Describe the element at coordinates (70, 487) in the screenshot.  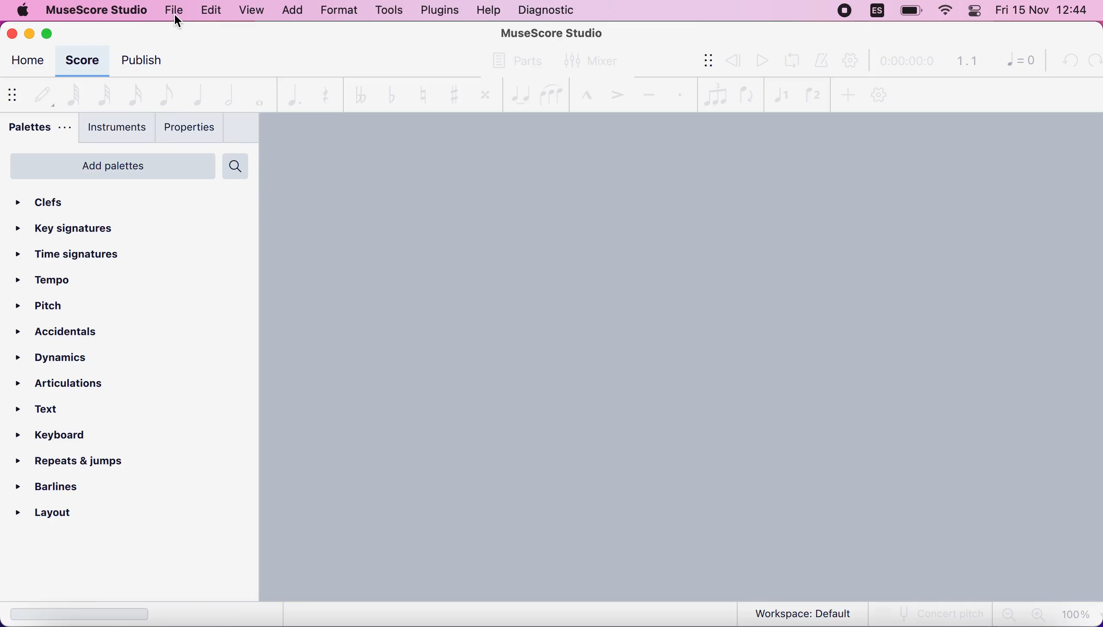
I see `barlines` at that location.